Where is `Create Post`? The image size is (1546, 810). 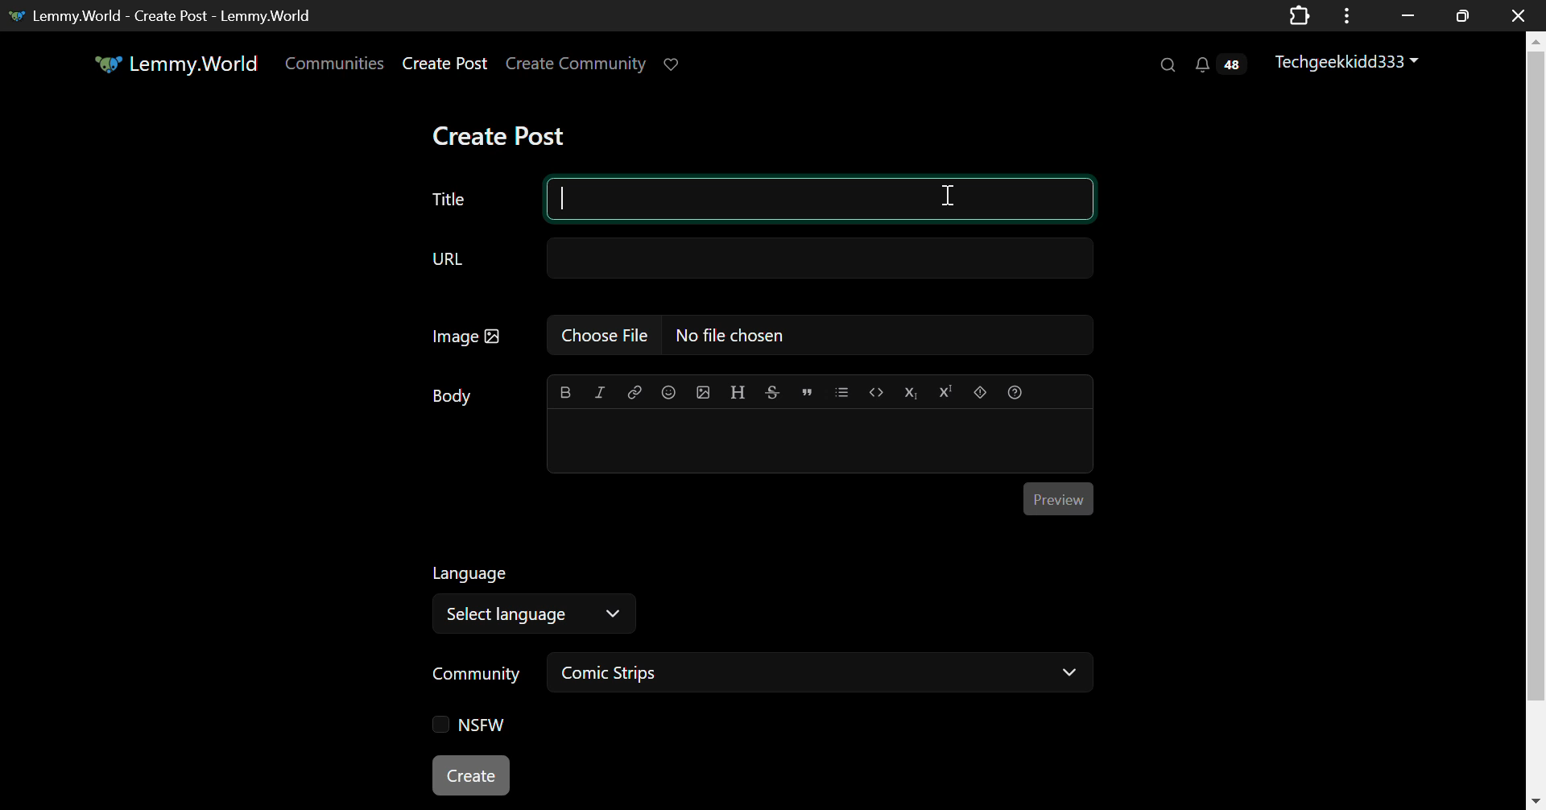
Create Post is located at coordinates (446, 66).